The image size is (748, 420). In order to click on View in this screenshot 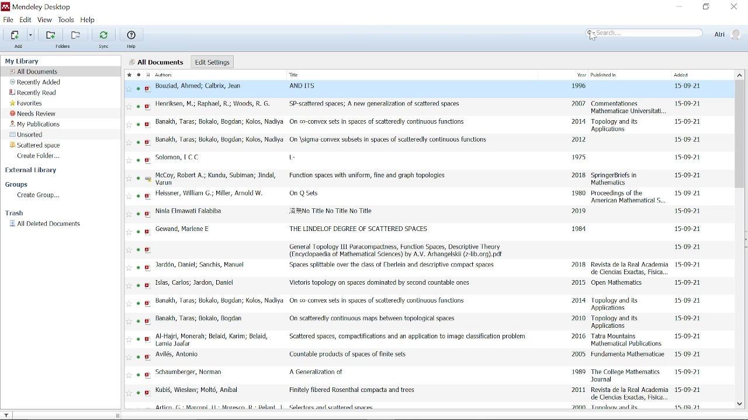, I will do `click(45, 20)`.